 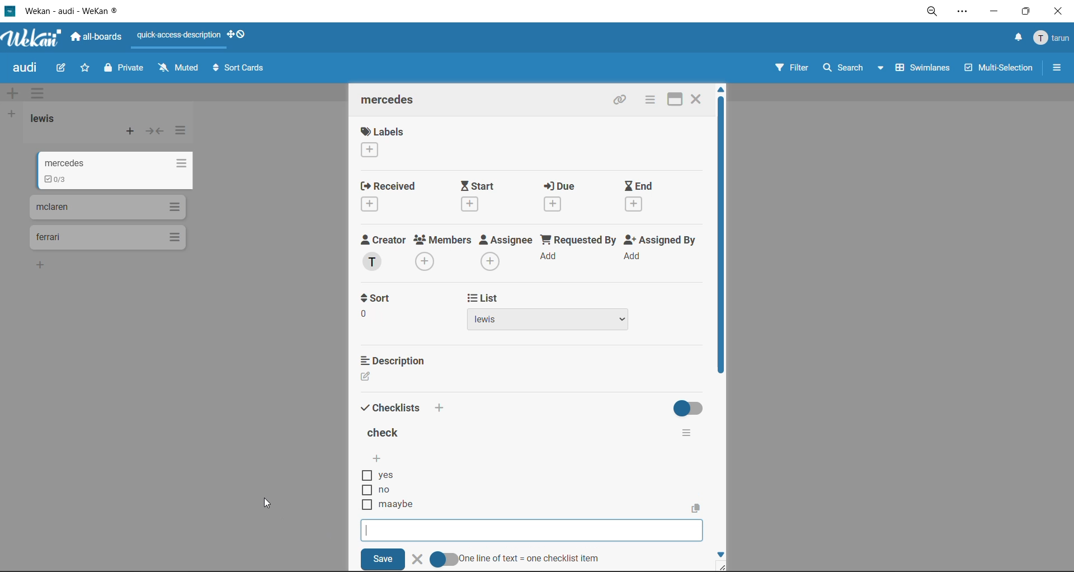 What do you see at coordinates (381, 307) in the screenshot?
I see `sort` at bounding box center [381, 307].